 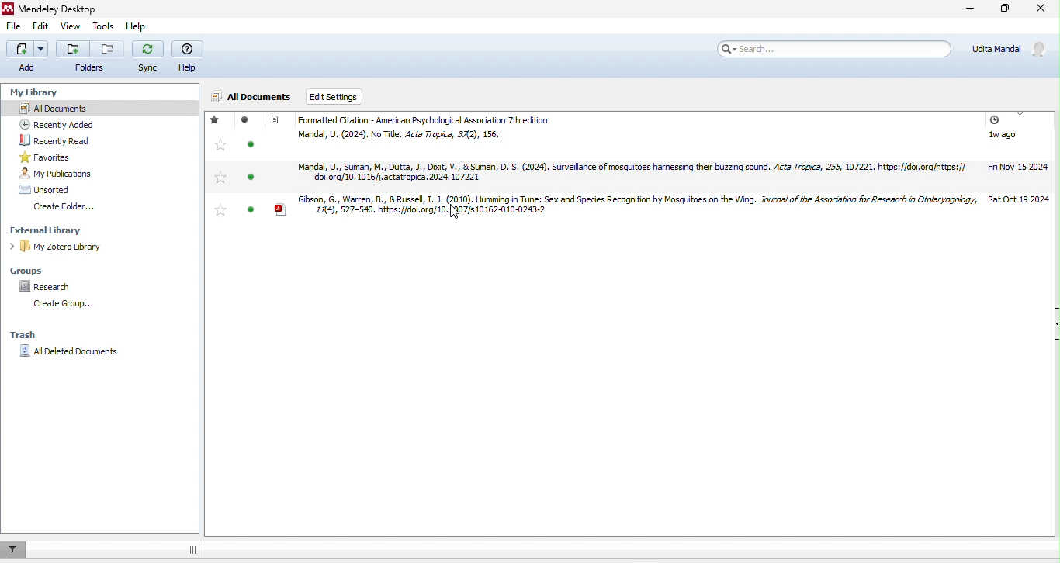 What do you see at coordinates (73, 26) in the screenshot?
I see `view` at bounding box center [73, 26].